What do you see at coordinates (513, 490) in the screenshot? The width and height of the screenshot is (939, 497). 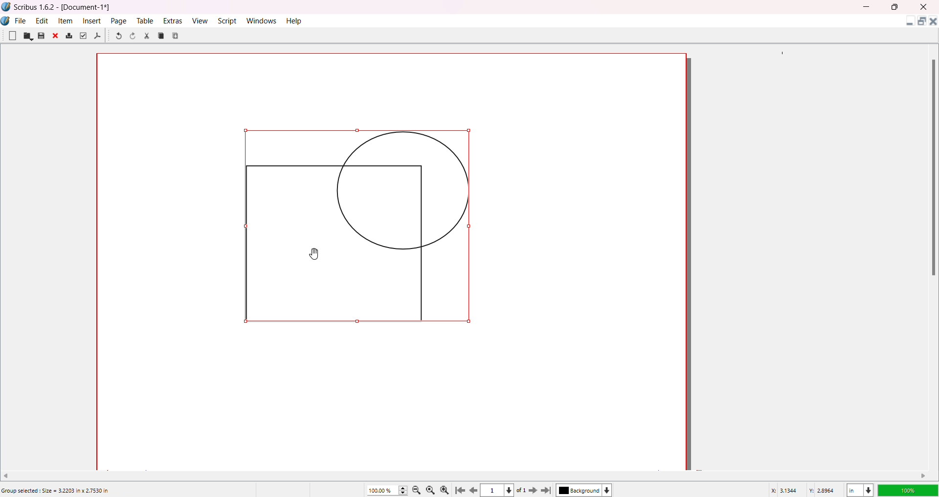 I see `Page dropdown` at bounding box center [513, 490].